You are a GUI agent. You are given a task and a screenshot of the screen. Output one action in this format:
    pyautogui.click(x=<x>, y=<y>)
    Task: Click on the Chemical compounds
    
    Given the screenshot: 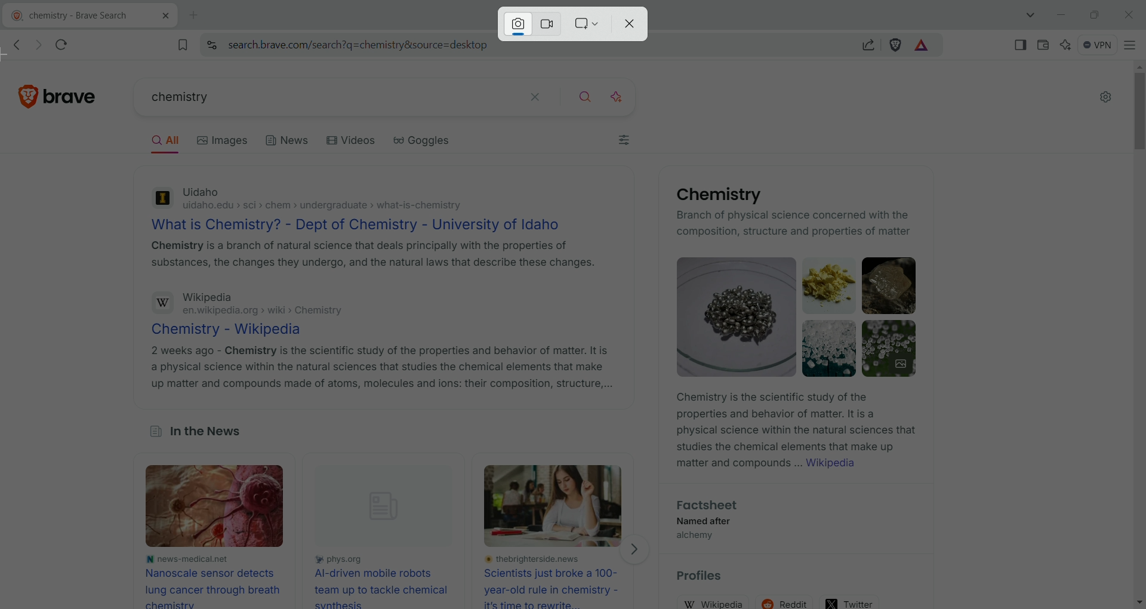 What is the action you would take?
    pyautogui.click(x=799, y=316)
    